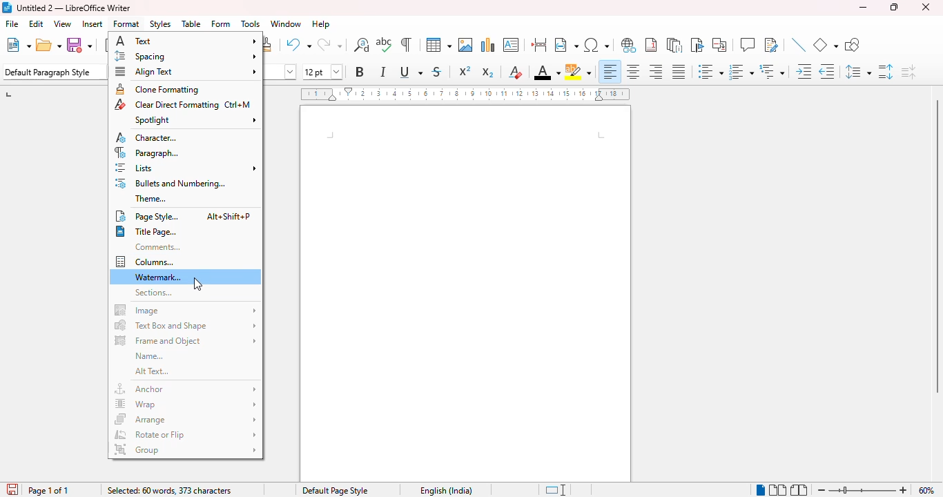  What do you see at coordinates (908, 72) in the screenshot?
I see `decrease paragraph spacing` at bounding box center [908, 72].